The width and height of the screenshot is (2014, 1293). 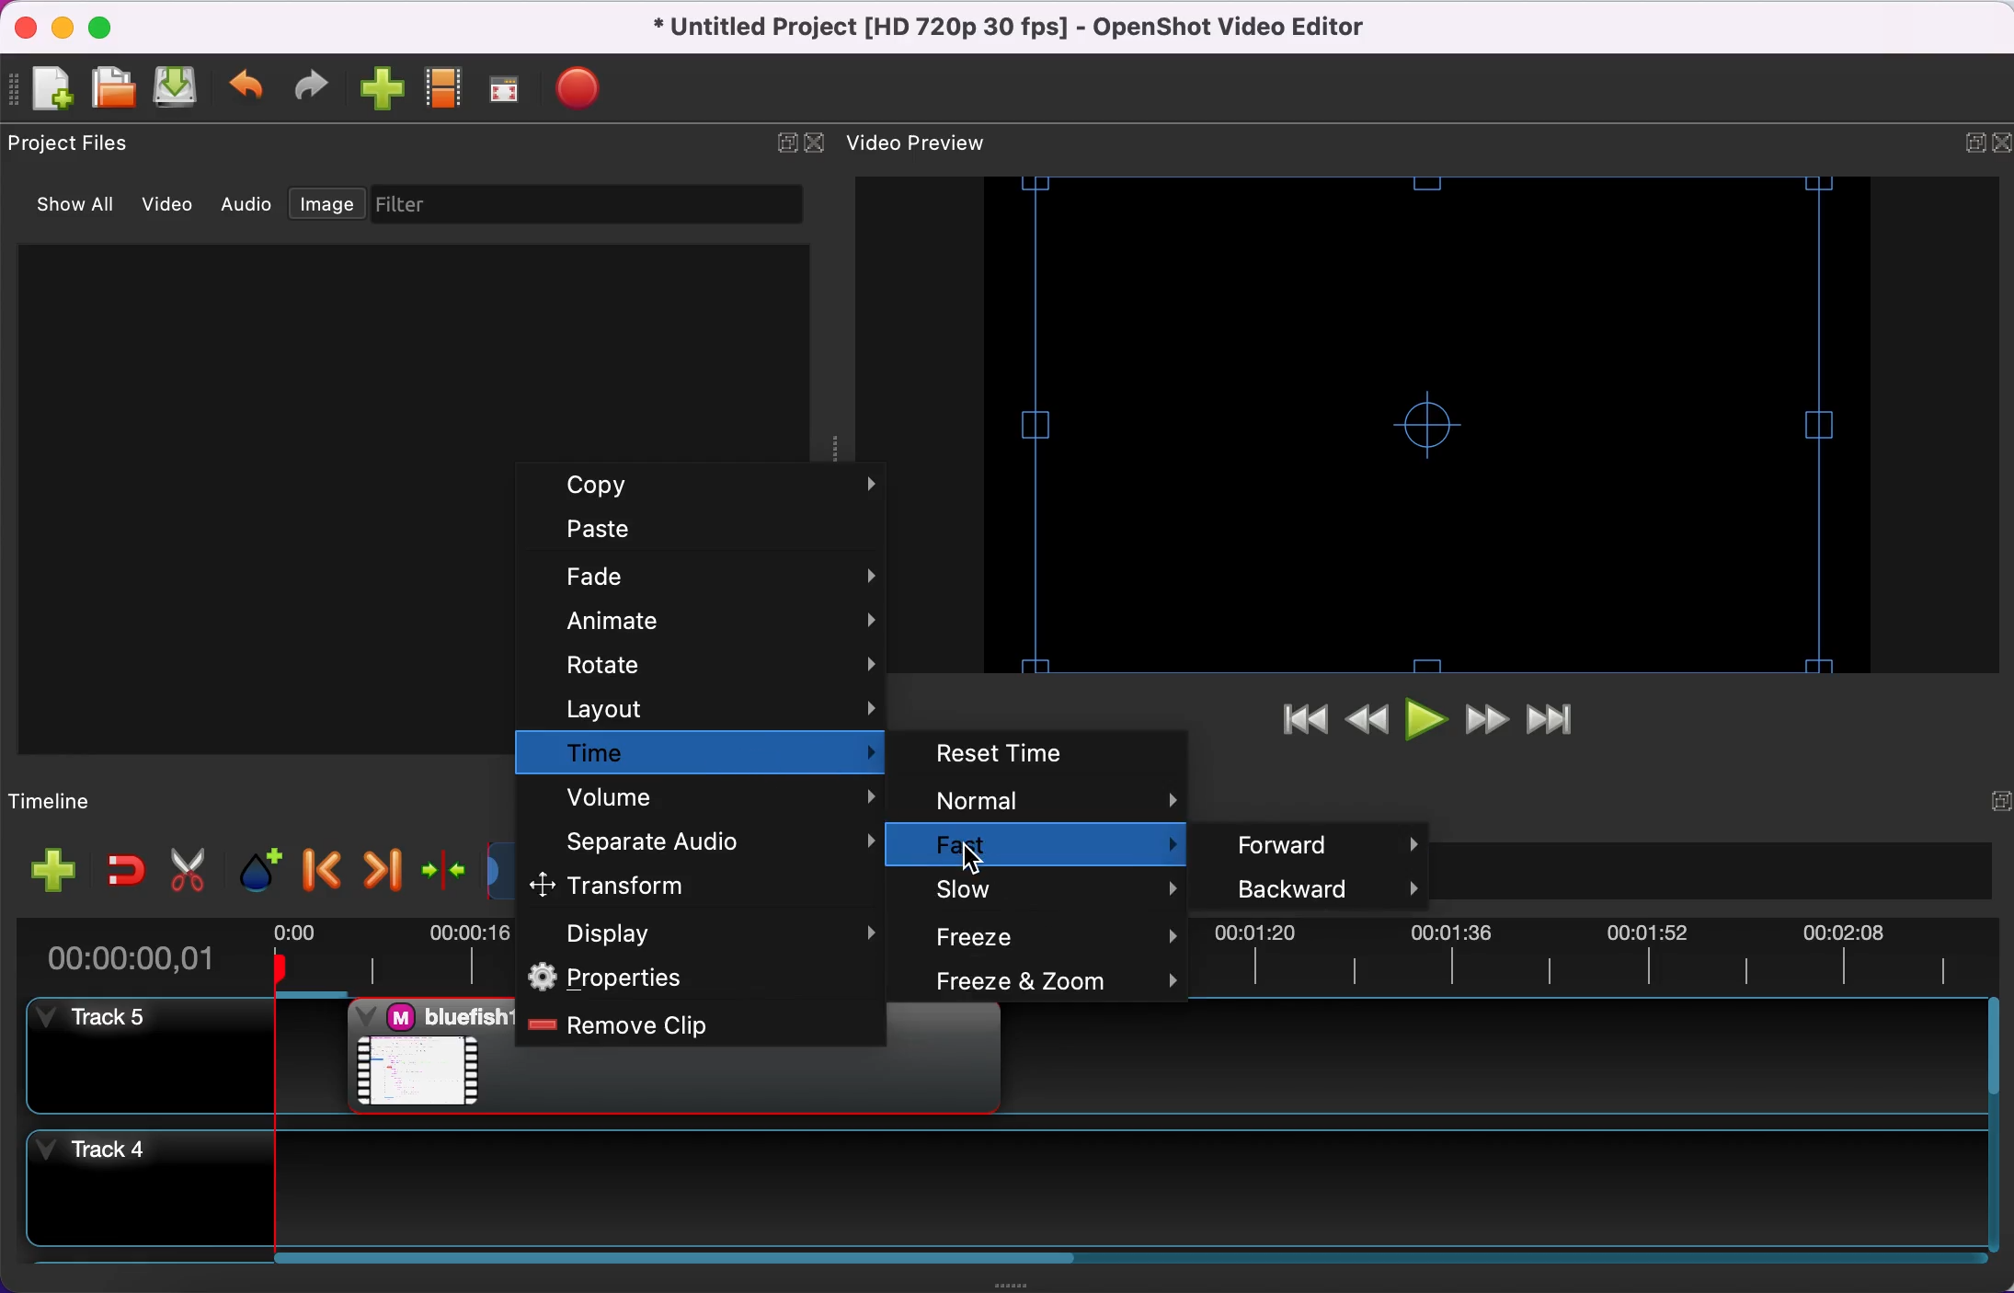 What do you see at coordinates (703, 979) in the screenshot?
I see `properties` at bounding box center [703, 979].